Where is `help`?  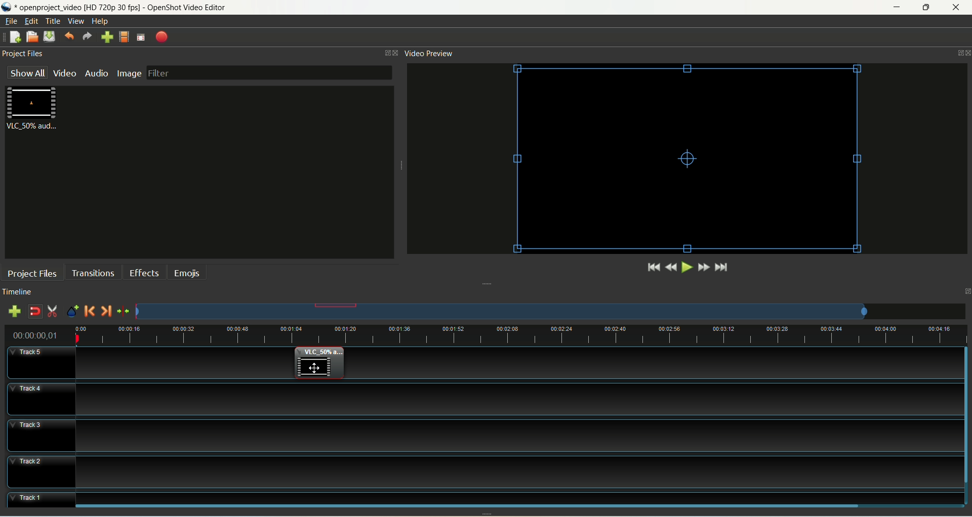 help is located at coordinates (101, 21).